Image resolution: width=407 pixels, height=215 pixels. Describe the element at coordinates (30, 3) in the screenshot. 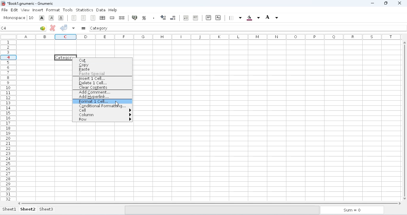

I see `title` at that location.